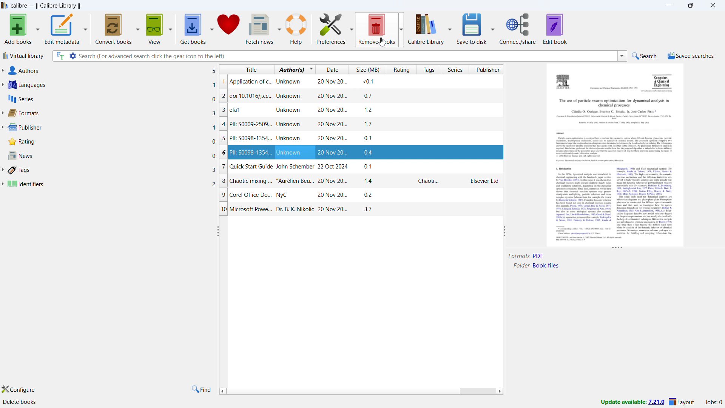  I want to click on PIL: S009-2509..., so click(364, 125).